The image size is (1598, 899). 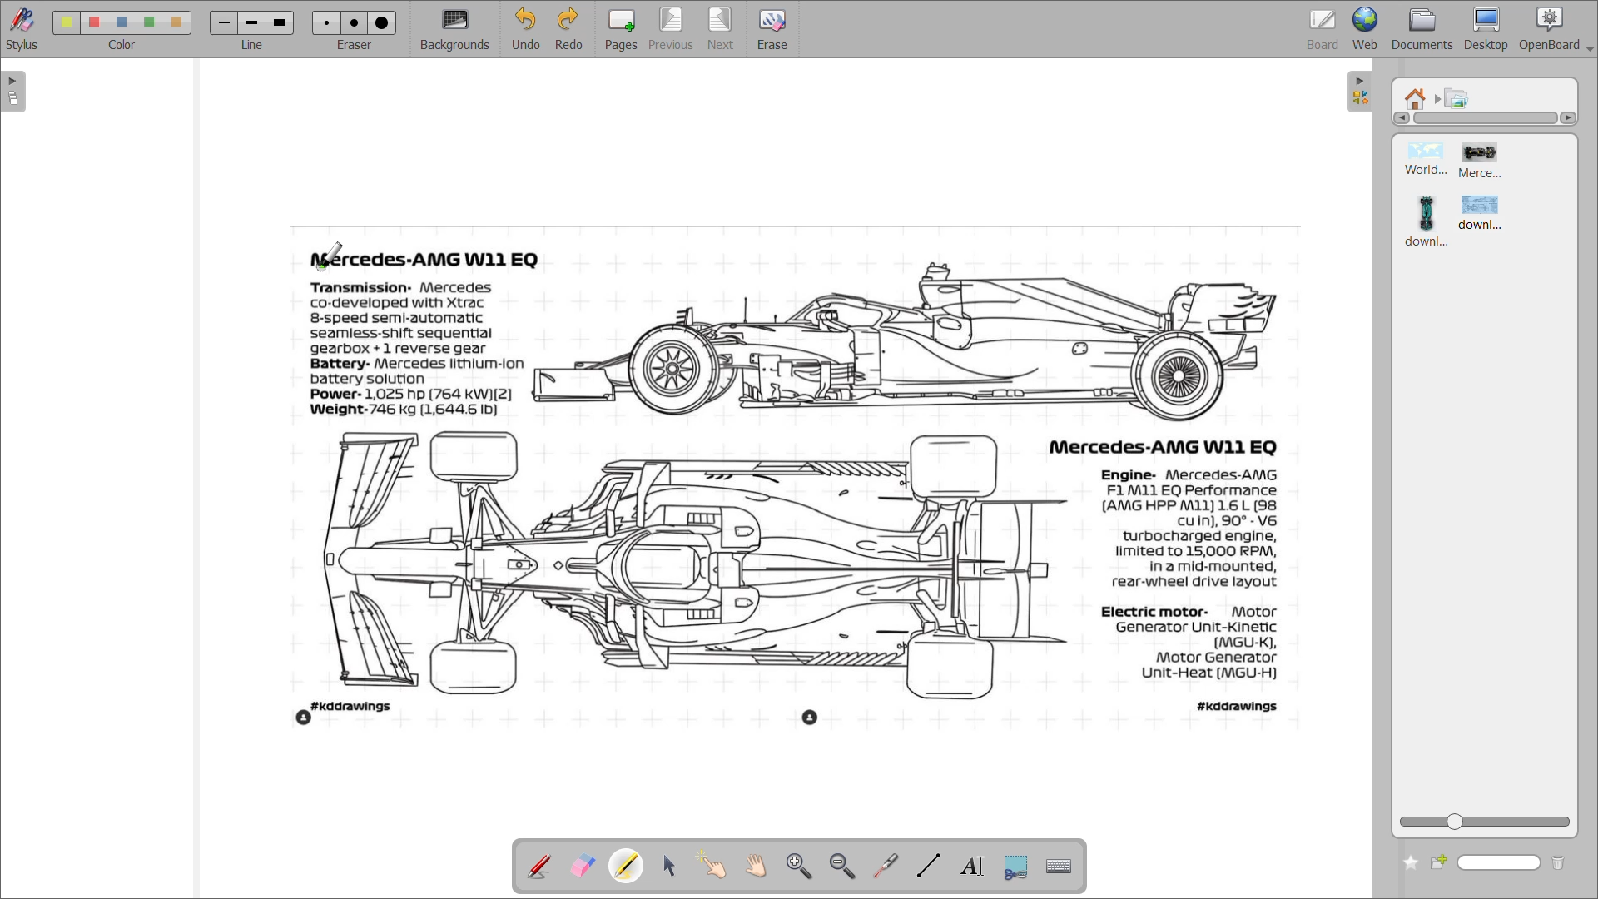 I want to click on zoom slider, so click(x=1481, y=823).